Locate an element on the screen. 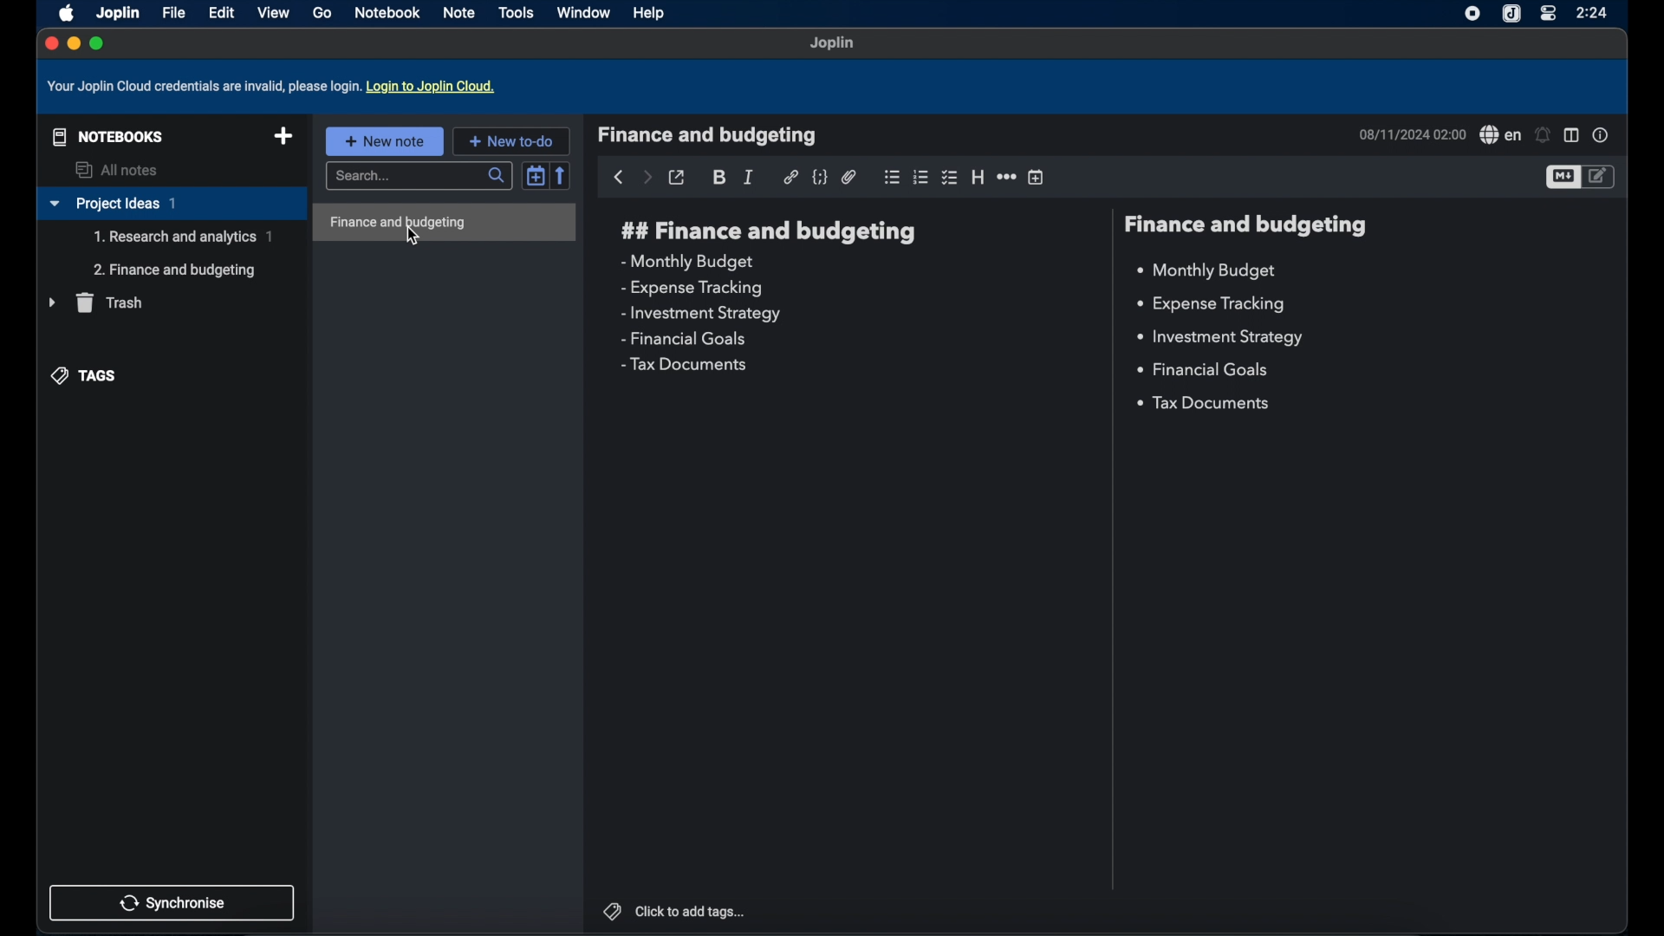 The image size is (1664, 936). your joplin cloud credentials are invalid, please log in.  log in to joplin cloud is located at coordinates (275, 87).